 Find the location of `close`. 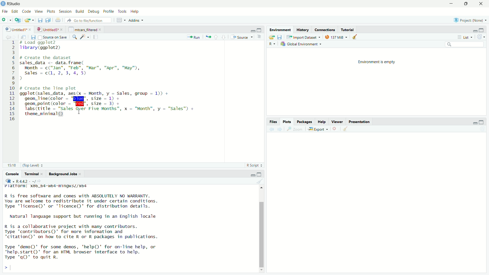

close is located at coordinates (44, 174).